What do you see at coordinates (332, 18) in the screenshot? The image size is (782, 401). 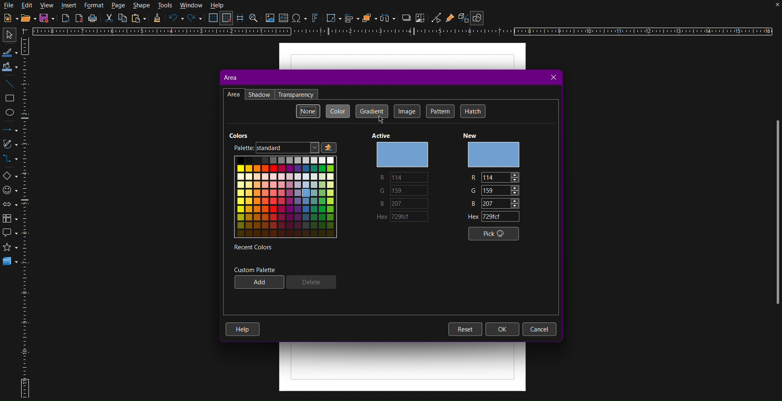 I see `Transformations` at bounding box center [332, 18].